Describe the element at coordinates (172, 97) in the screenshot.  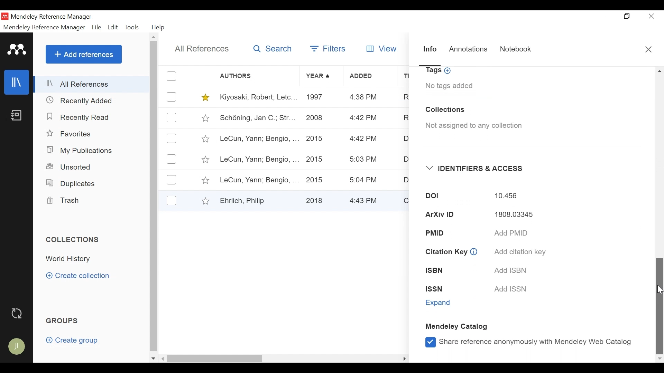
I see `(un)select` at that location.